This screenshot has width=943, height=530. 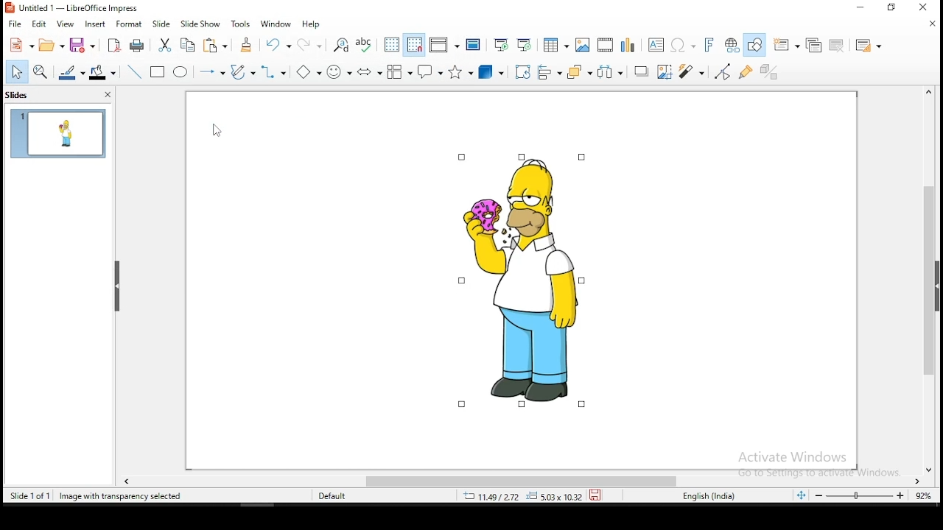 What do you see at coordinates (242, 24) in the screenshot?
I see `tools` at bounding box center [242, 24].